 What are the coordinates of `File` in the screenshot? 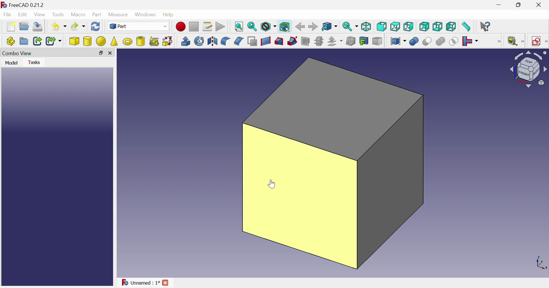 It's located at (8, 15).